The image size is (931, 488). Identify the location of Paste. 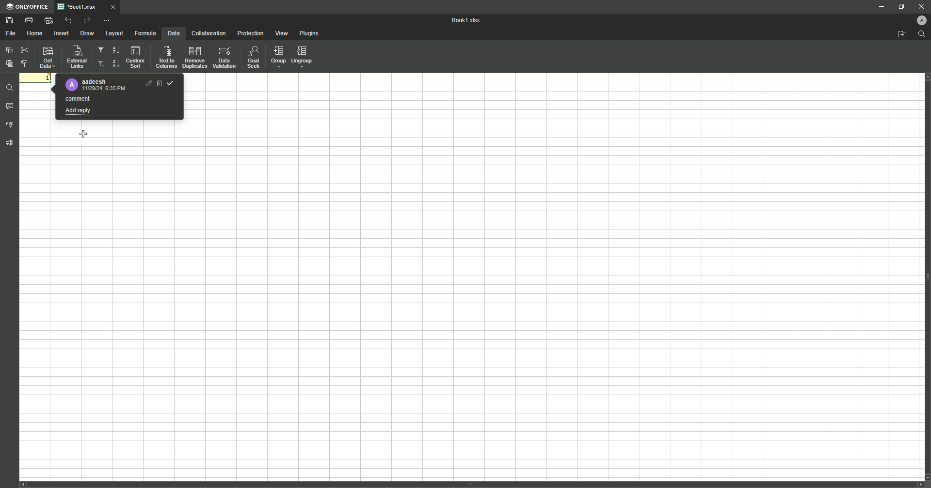
(9, 63).